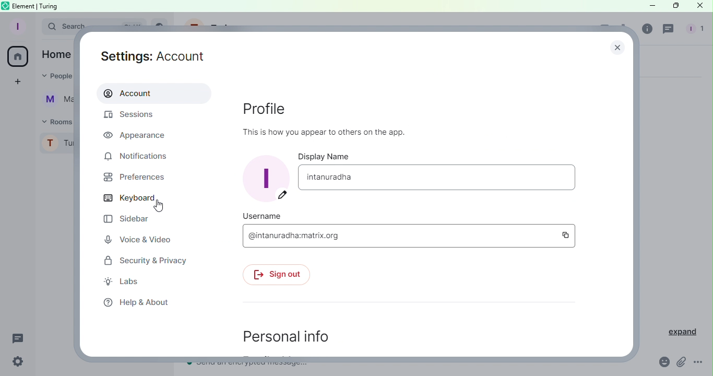 Image resolution: width=713 pixels, height=376 pixels. Describe the element at coordinates (663, 362) in the screenshot. I see `Emoji` at that location.